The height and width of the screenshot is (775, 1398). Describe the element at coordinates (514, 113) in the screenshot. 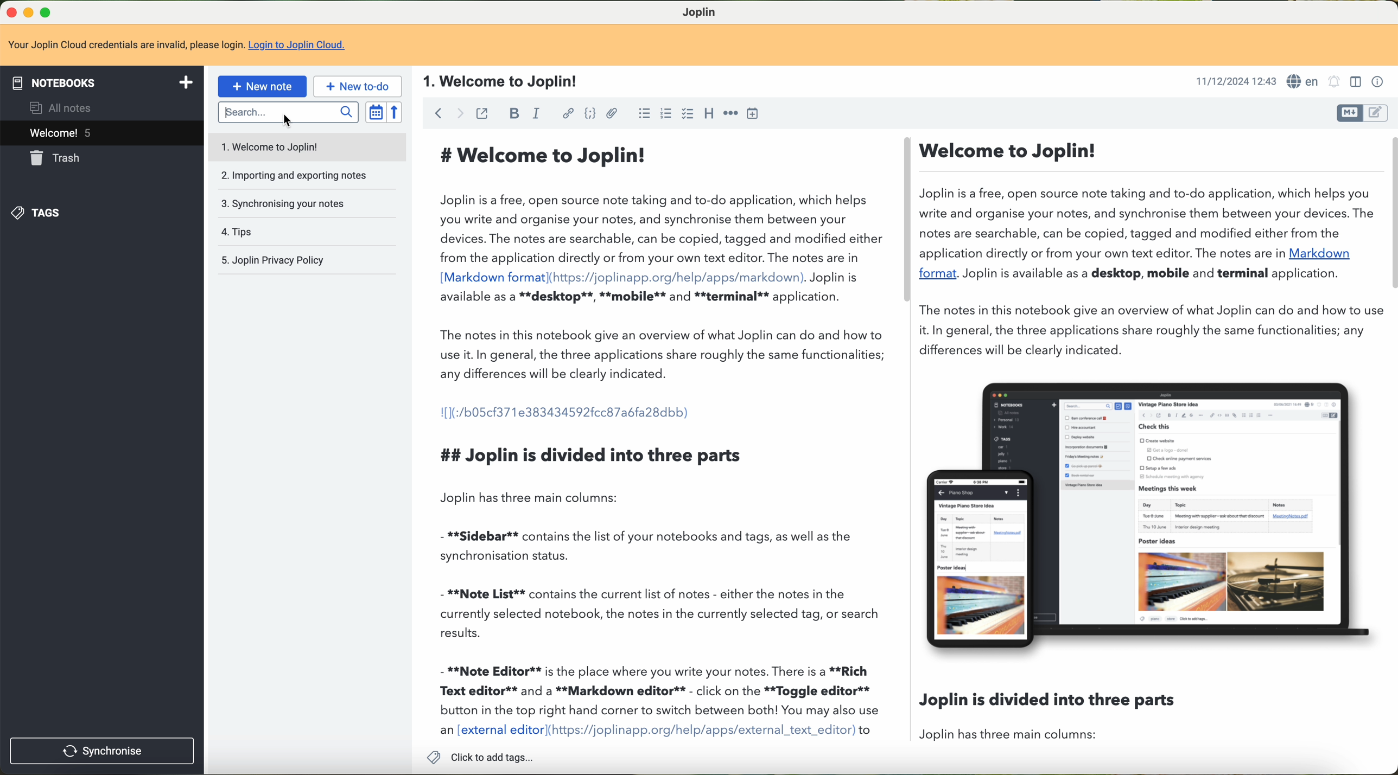

I see `bold` at that location.